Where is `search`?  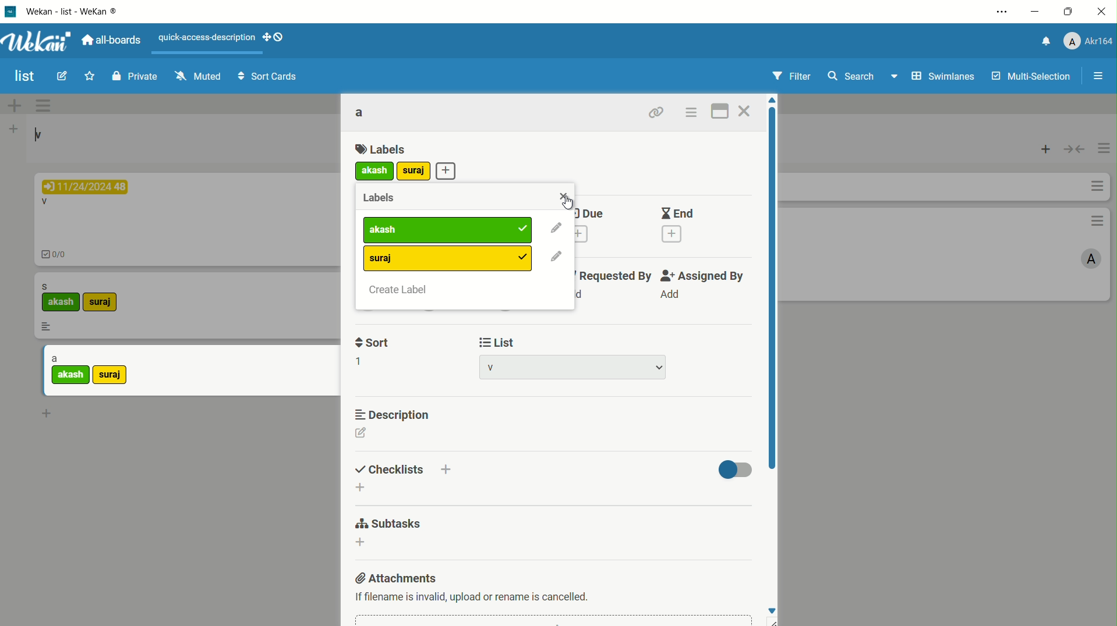 search is located at coordinates (852, 76).